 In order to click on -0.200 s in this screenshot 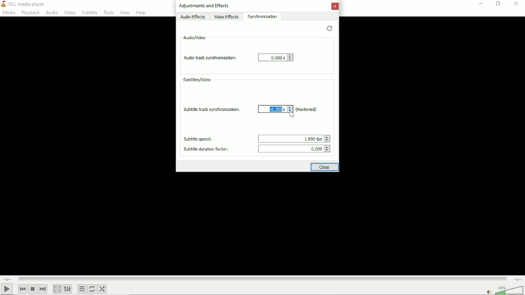, I will do `click(273, 109)`.